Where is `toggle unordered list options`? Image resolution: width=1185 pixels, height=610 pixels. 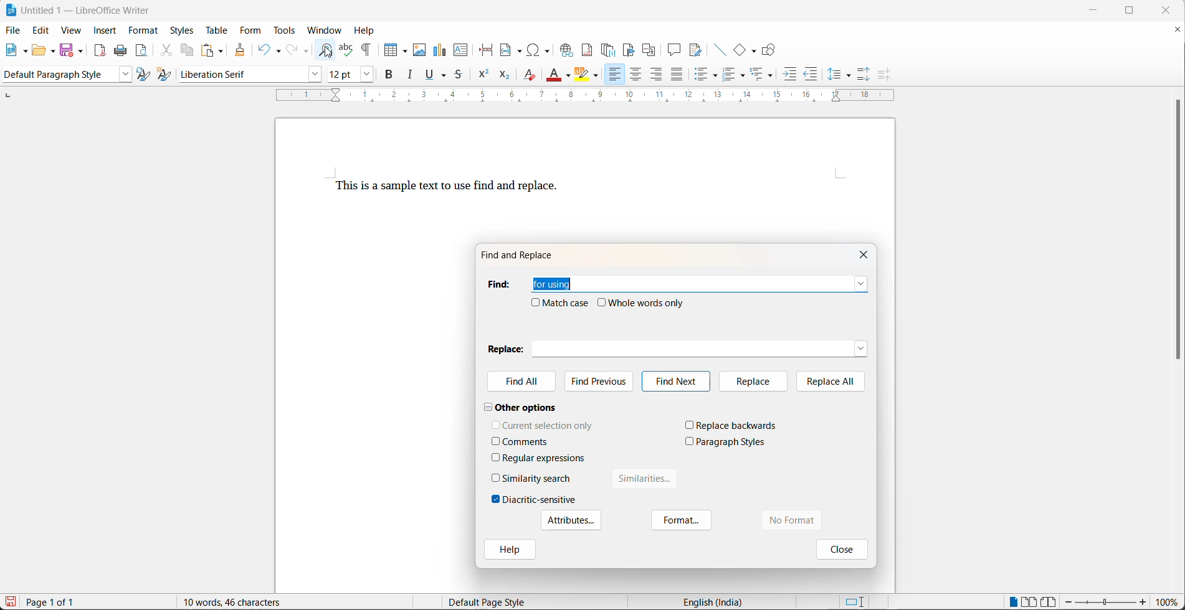 toggle unordered list options is located at coordinates (716, 76).